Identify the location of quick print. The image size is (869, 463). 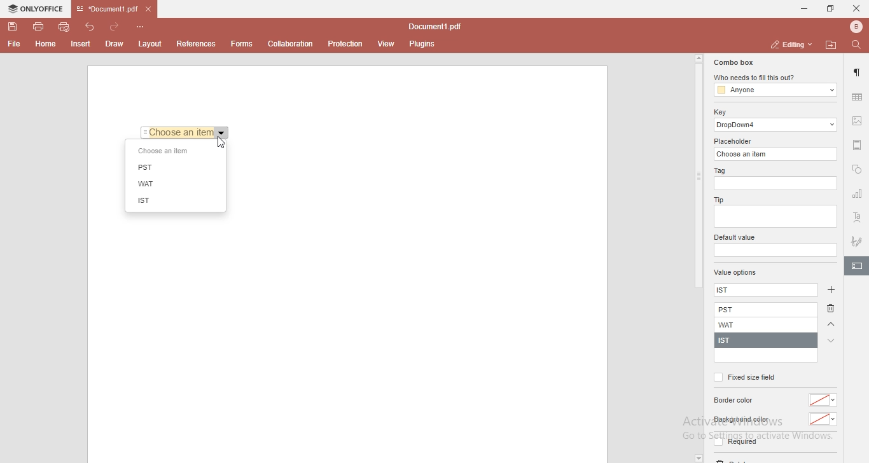
(65, 26).